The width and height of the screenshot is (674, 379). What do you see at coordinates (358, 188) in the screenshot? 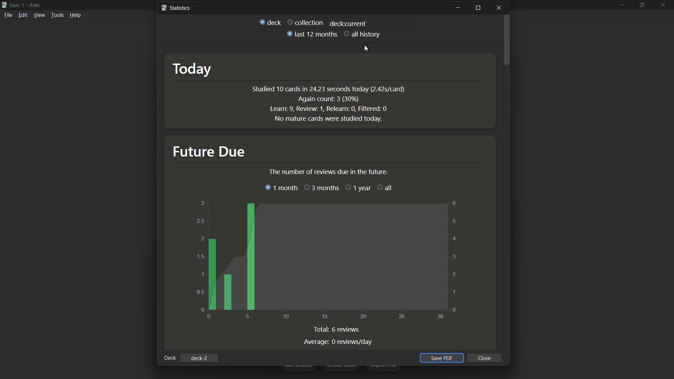
I see `1 year` at bounding box center [358, 188].